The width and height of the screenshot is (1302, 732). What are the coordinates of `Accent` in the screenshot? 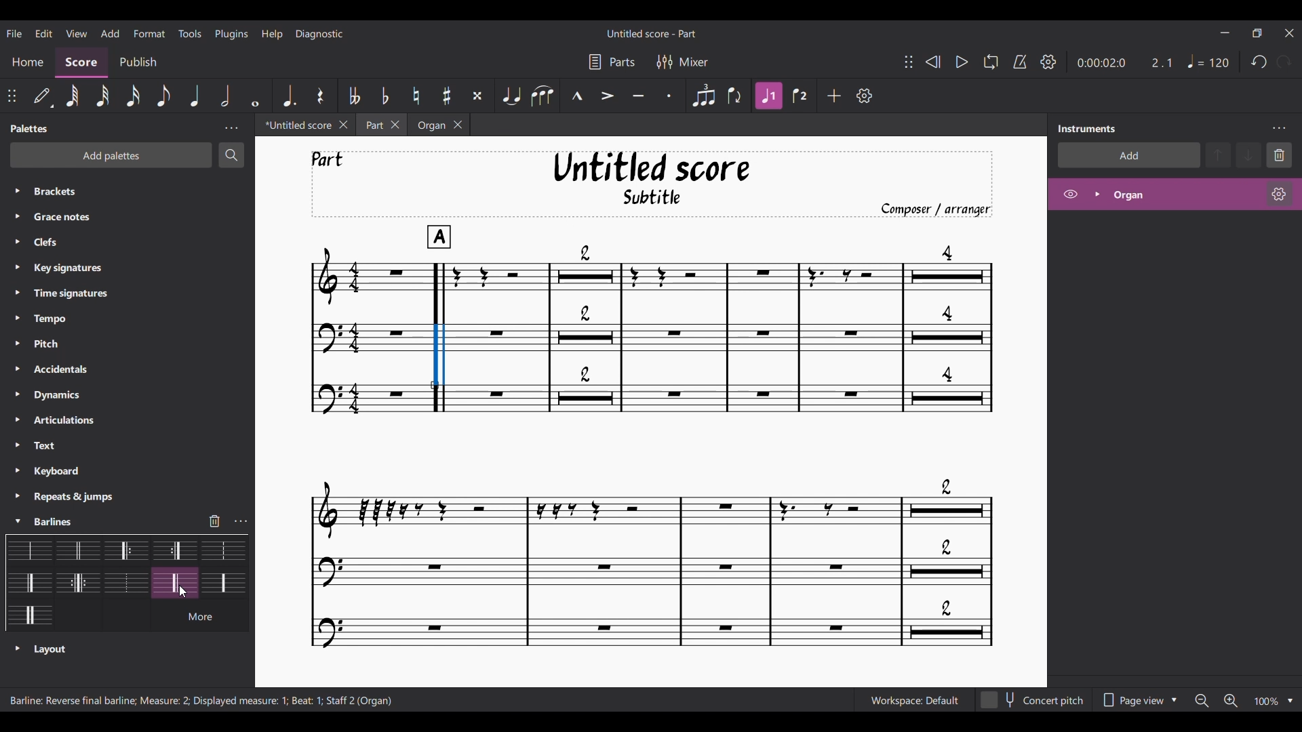 It's located at (607, 96).